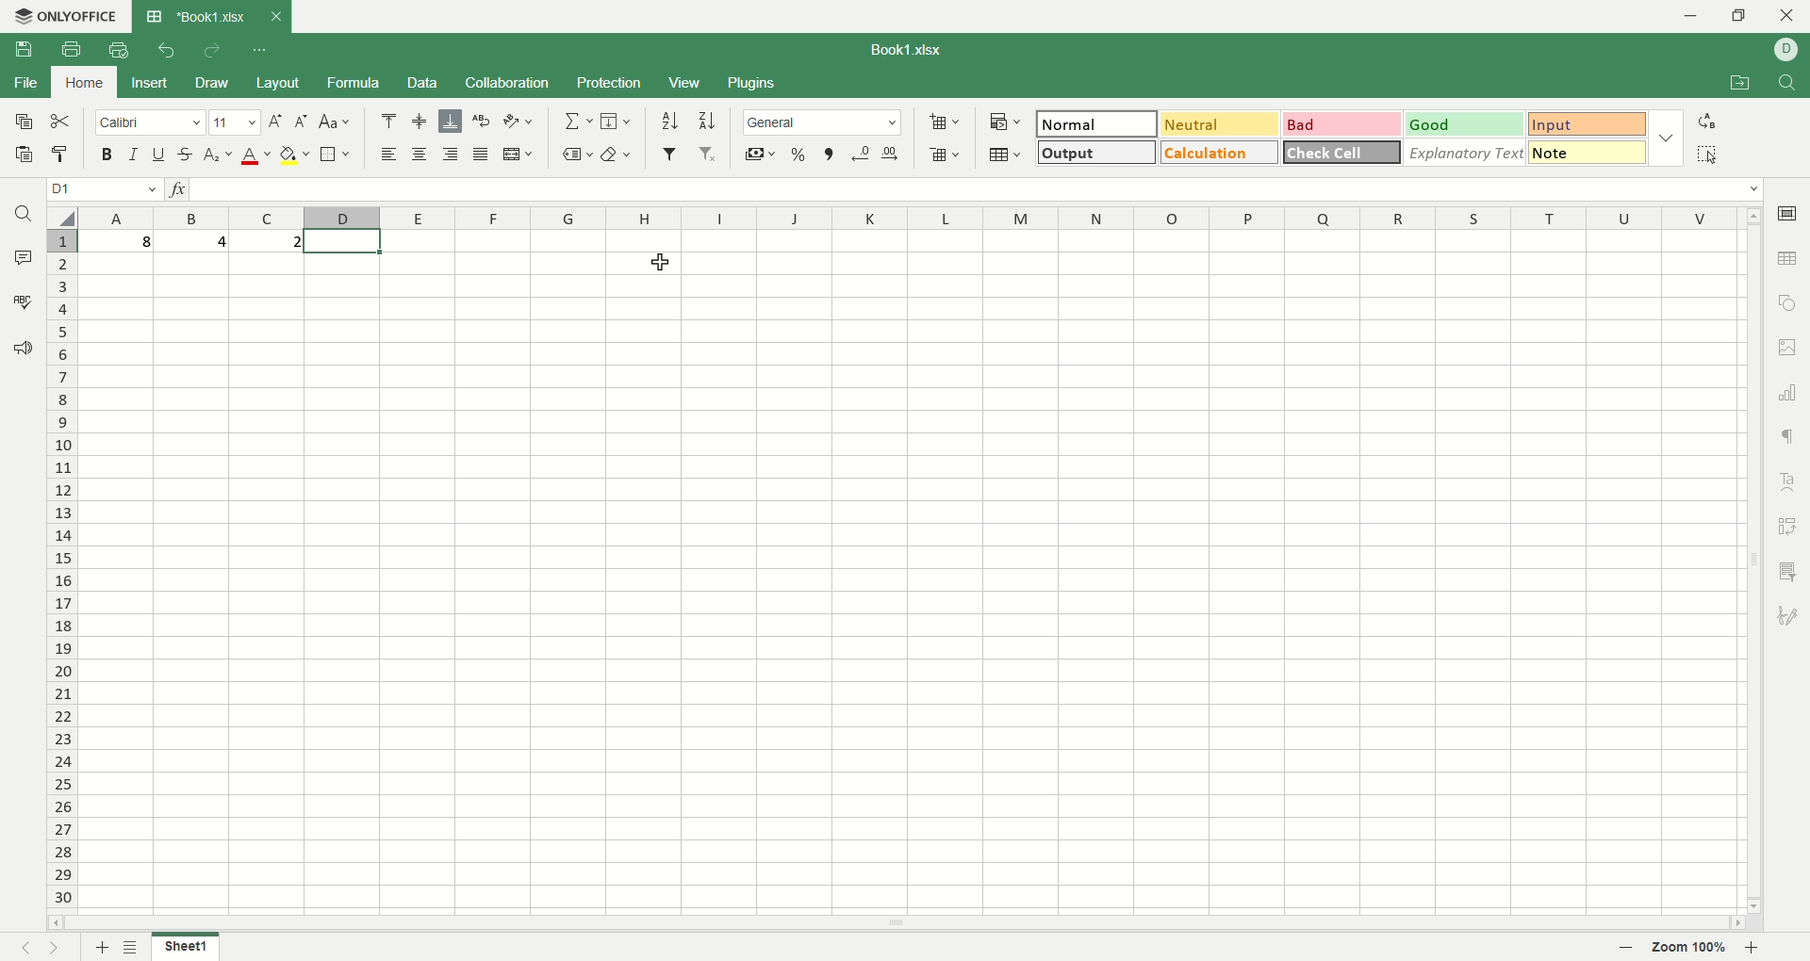 Image resolution: width=1810 pixels, height=961 pixels. What do you see at coordinates (1341, 122) in the screenshot?
I see `bad` at bounding box center [1341, 122].